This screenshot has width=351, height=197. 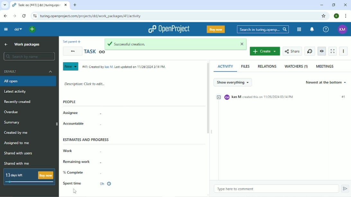 What do you see at coordinates (169, 29) in the screenshot?
I see `OpenProject` at bounding box center [169, 29].